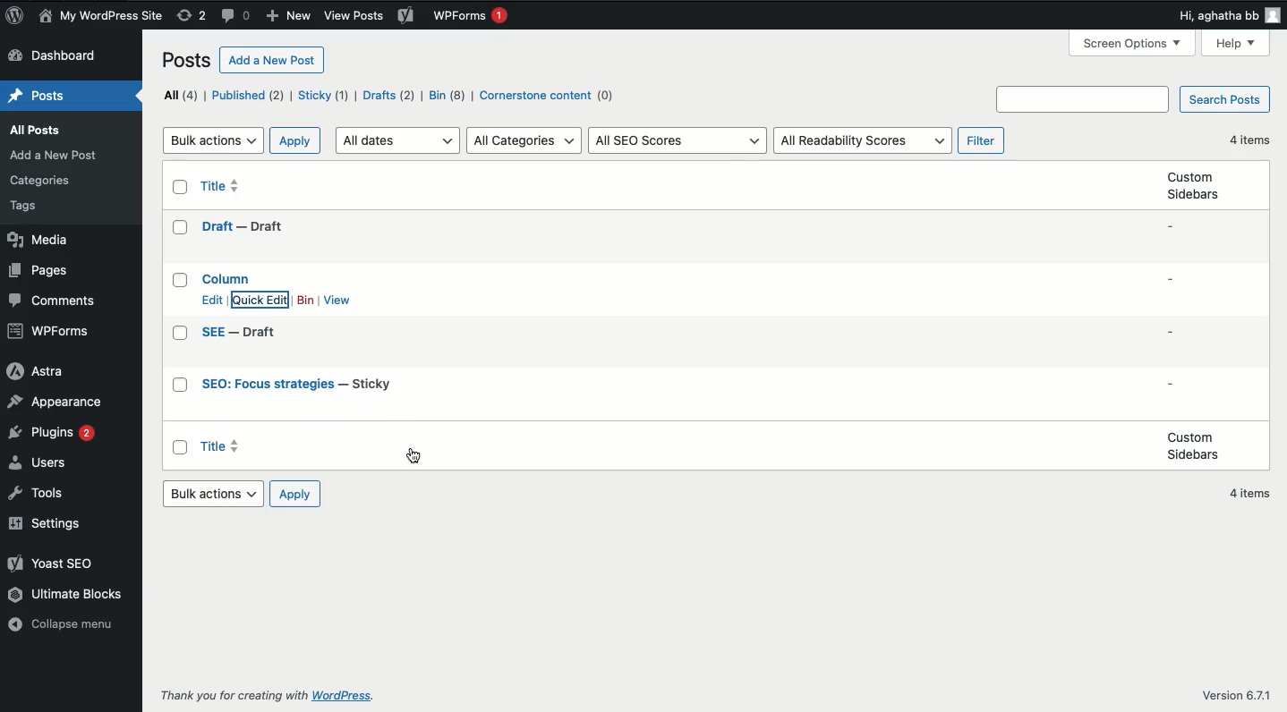 The width and height of the screenshot is (1287, 712). Describe the element at coordinates (1252, 141) in the screenshot. I see `4 items` at that location.